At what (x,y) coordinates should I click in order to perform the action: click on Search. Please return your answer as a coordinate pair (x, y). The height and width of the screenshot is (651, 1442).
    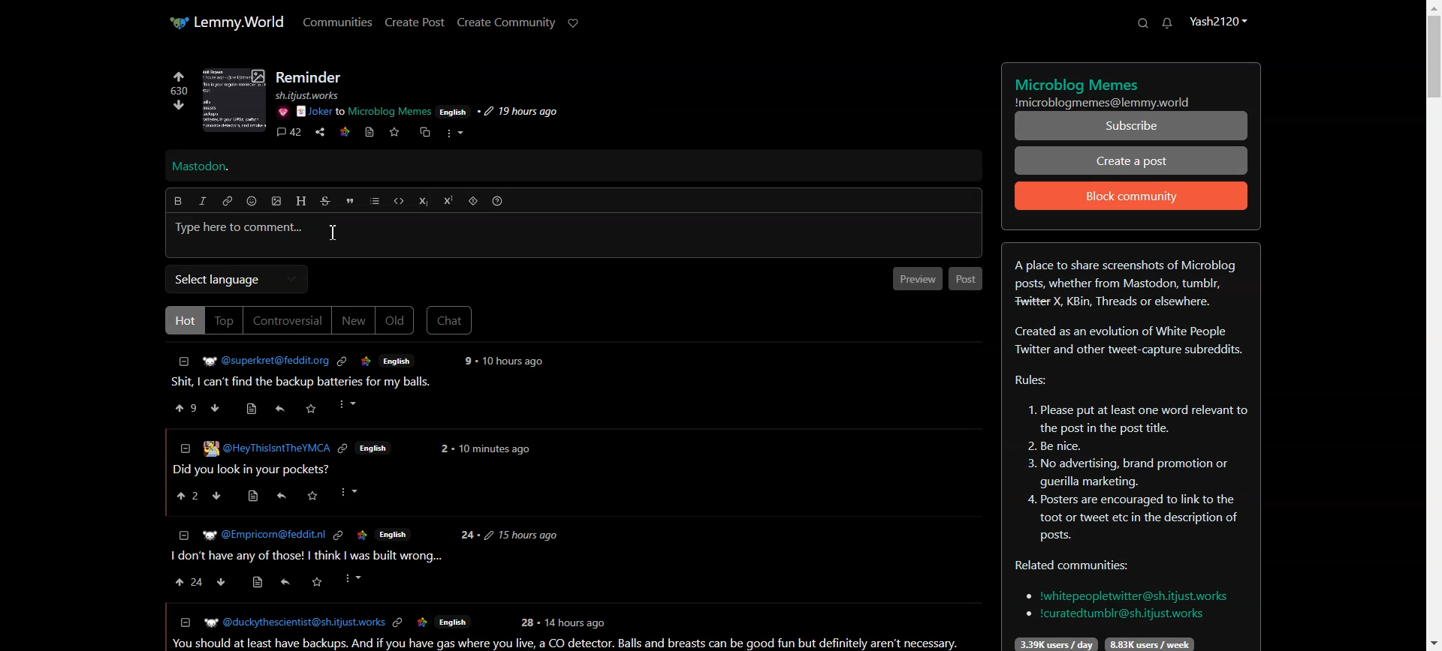
    Looking at the image, I should click on (1142, 22).